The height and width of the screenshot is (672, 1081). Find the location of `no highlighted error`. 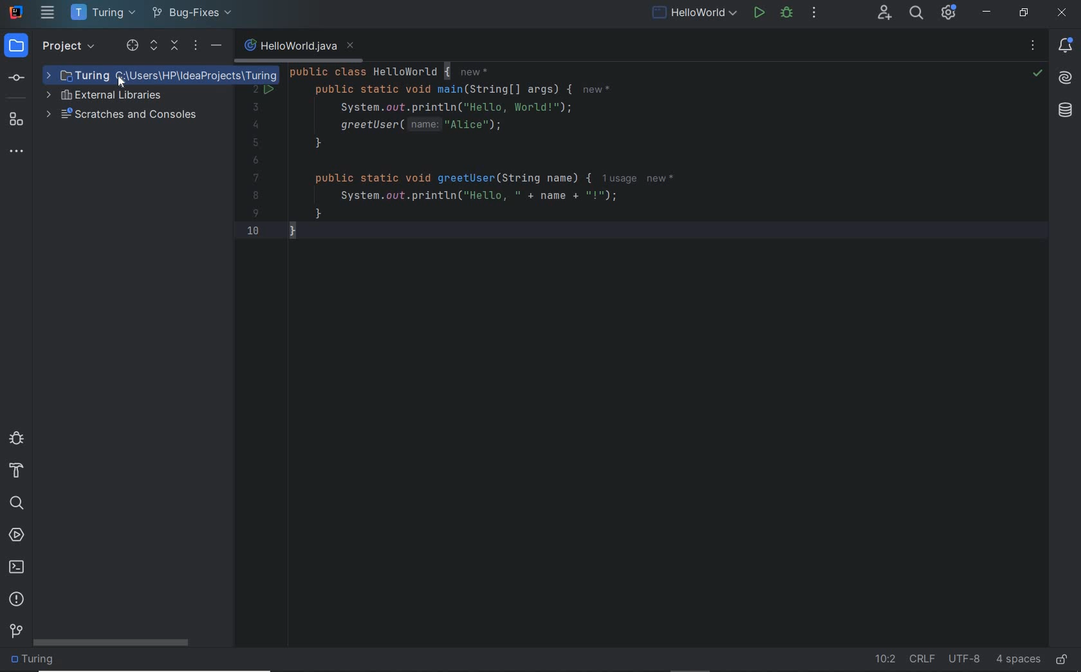

no highlighted error is located at coordinates (1037, 73).